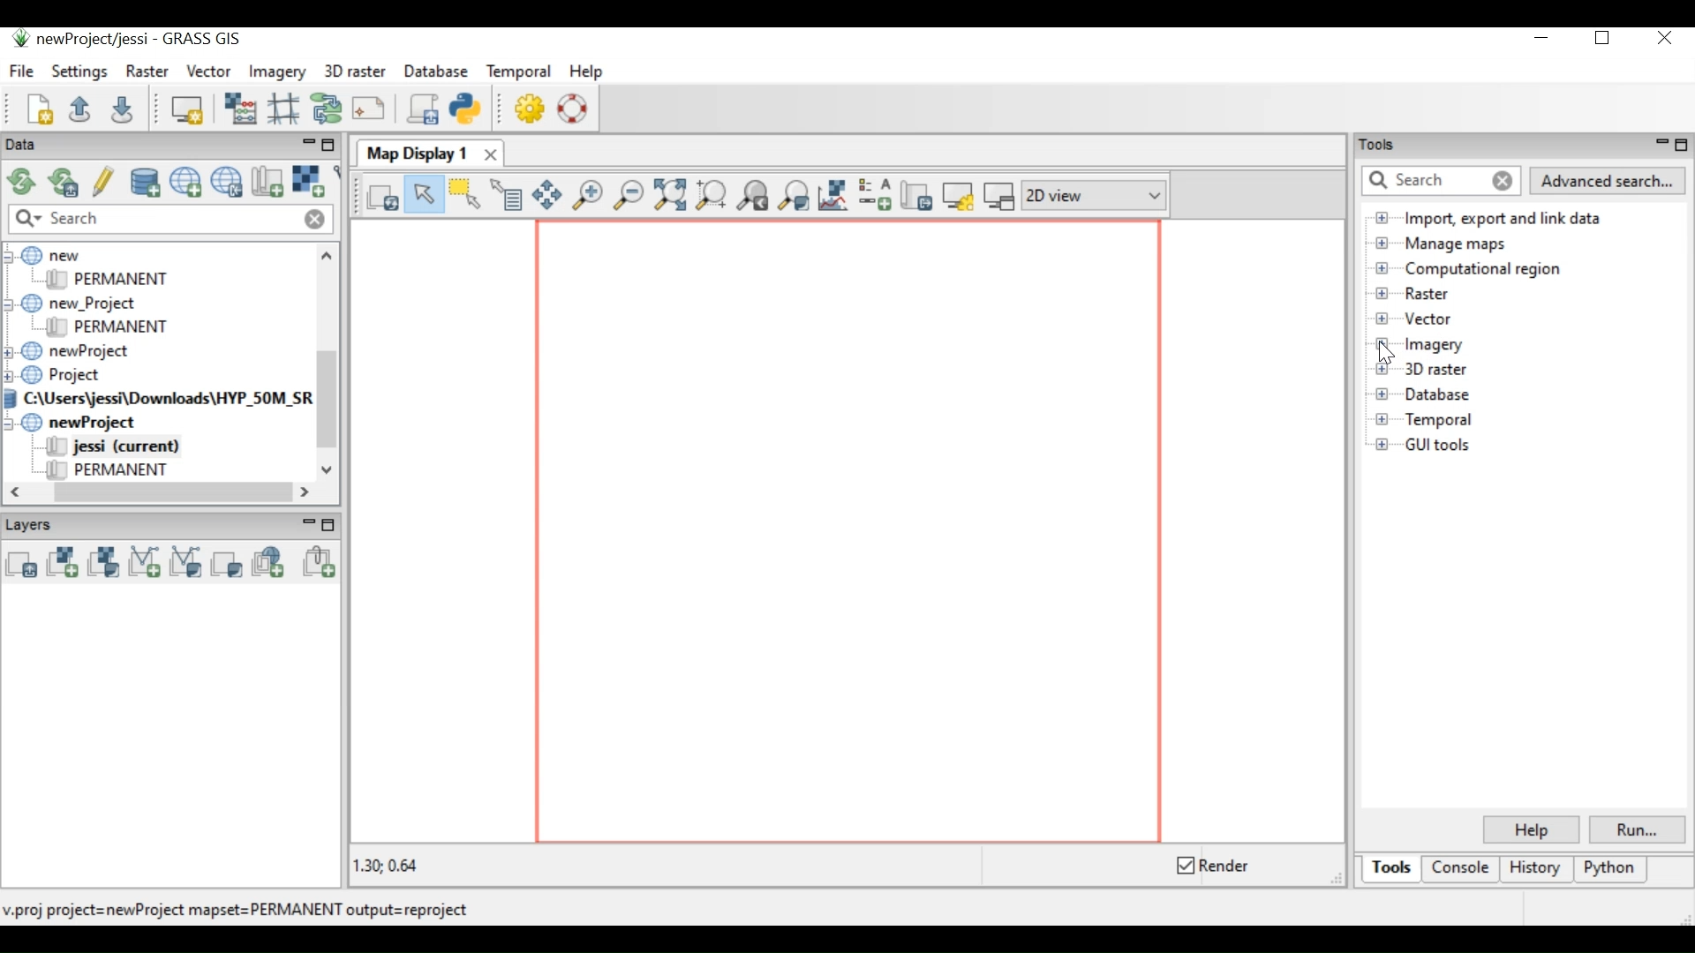 Image resolution: width=1695 pixels, height=953 pixels. What do you see at coordinates (78, 71) in the screenshot?
I see `Settings` at bounding box center [78, 71].